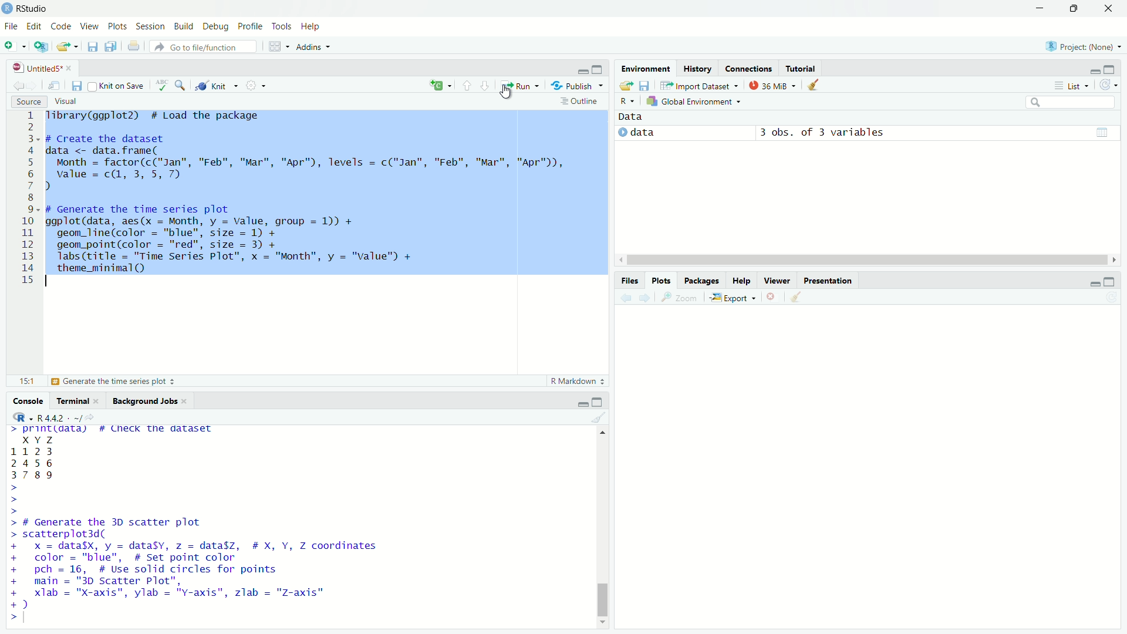 The image size is (1127, 634). I want to click on help, so click(315, 28).